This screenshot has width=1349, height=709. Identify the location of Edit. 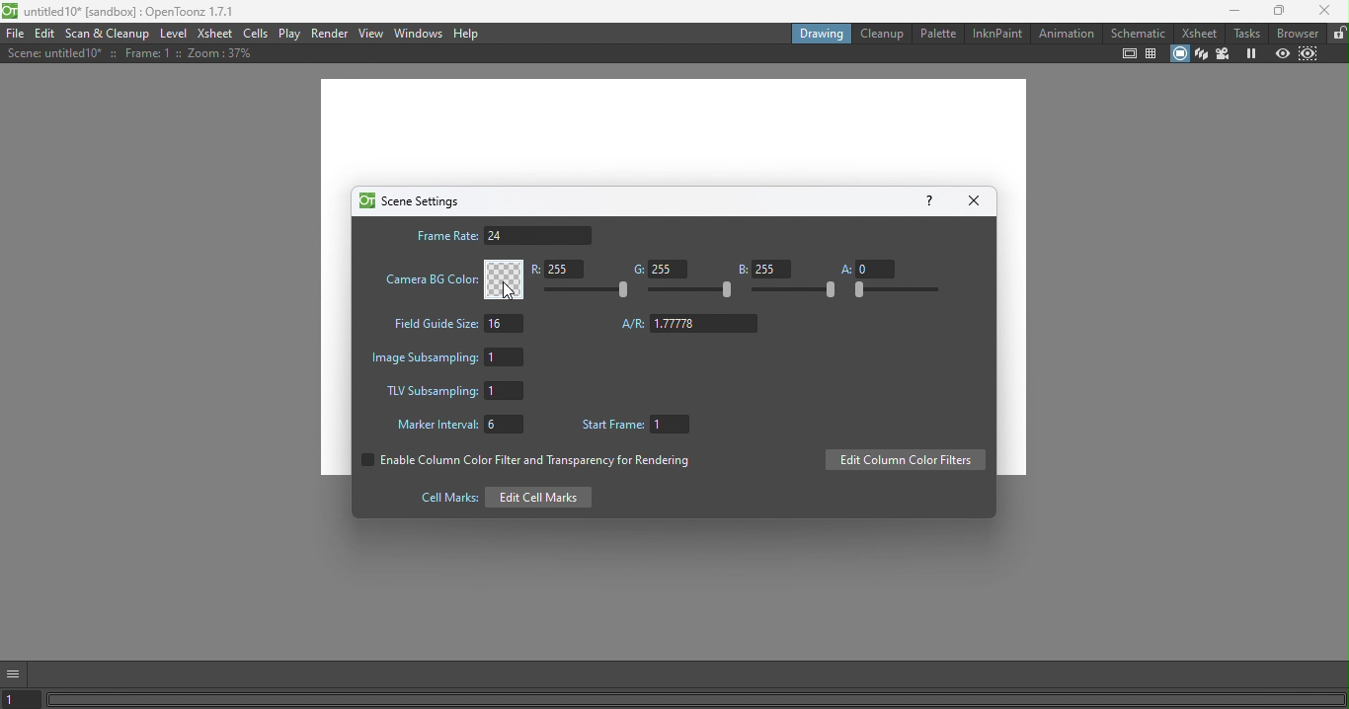
(47, 35).